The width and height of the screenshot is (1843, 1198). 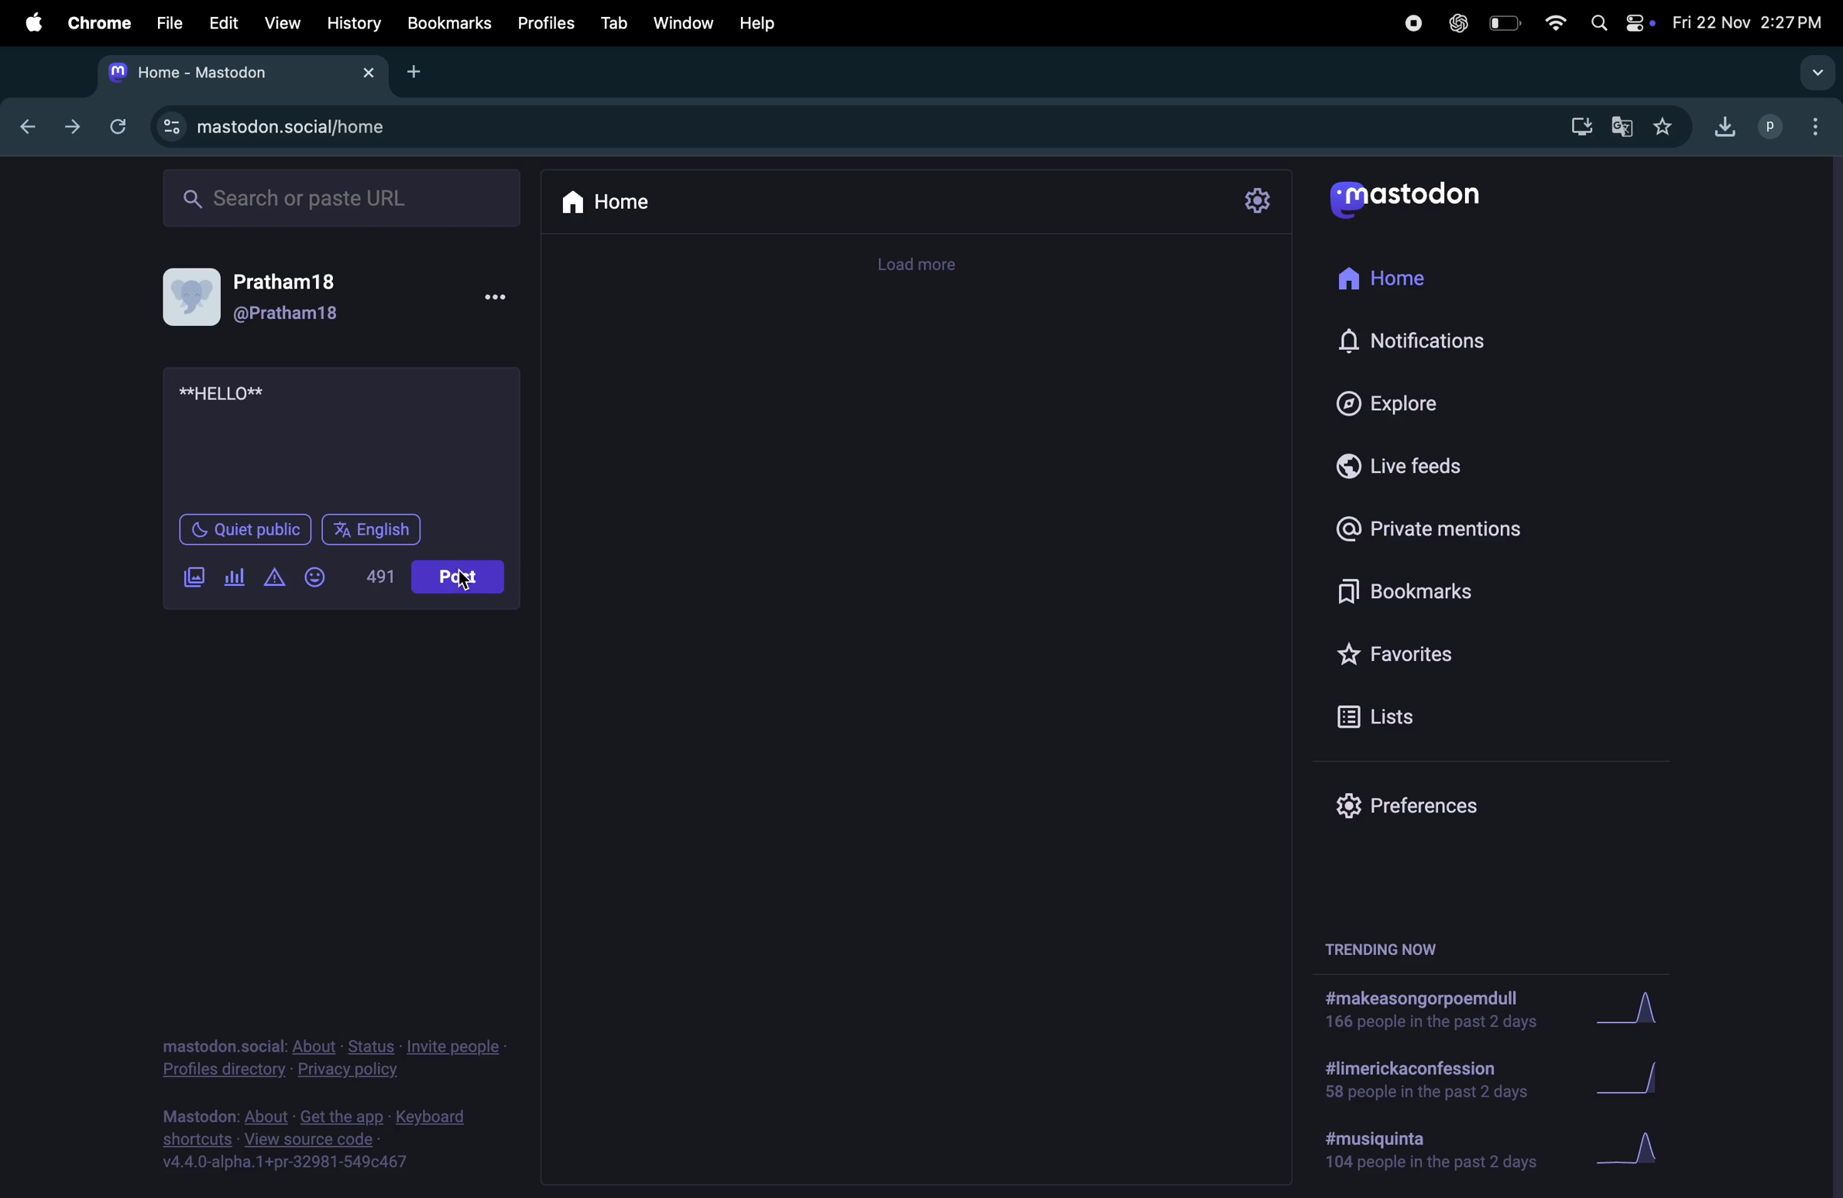 What do you see at coordinates (366, 71) in the screenshot?
I see `close` at bounding box center [366, 71].